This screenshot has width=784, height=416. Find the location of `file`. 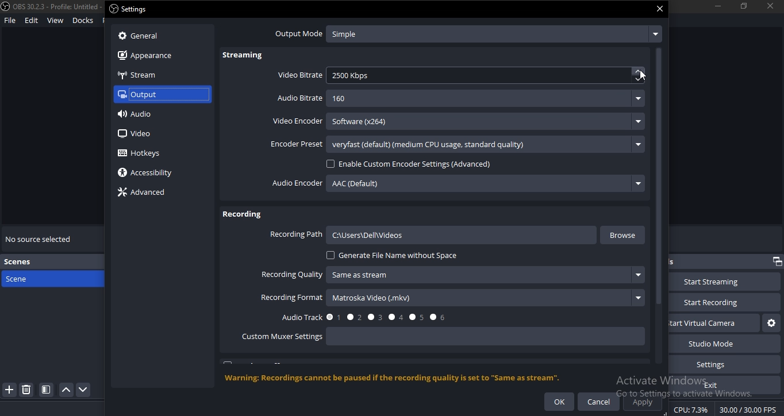

file is located at coordinates (10, 21).